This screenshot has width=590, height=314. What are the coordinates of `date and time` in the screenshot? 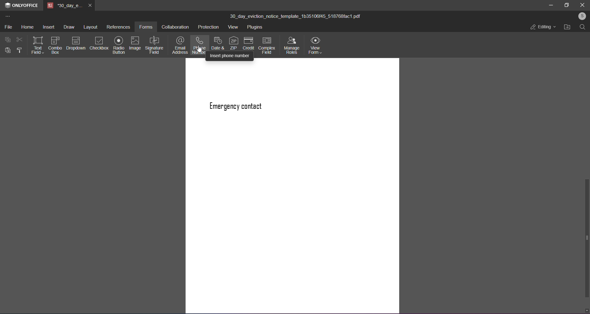 It's located at (218, 42).